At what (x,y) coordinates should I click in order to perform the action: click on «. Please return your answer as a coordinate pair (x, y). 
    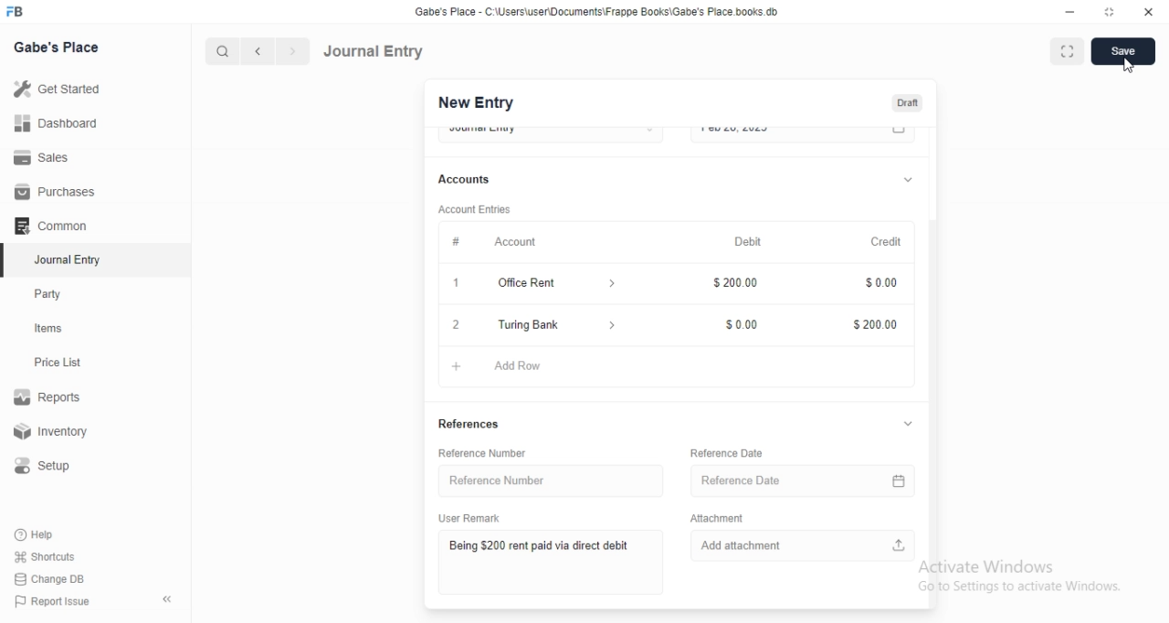
    Looking at the image, I should click on (169, 600).